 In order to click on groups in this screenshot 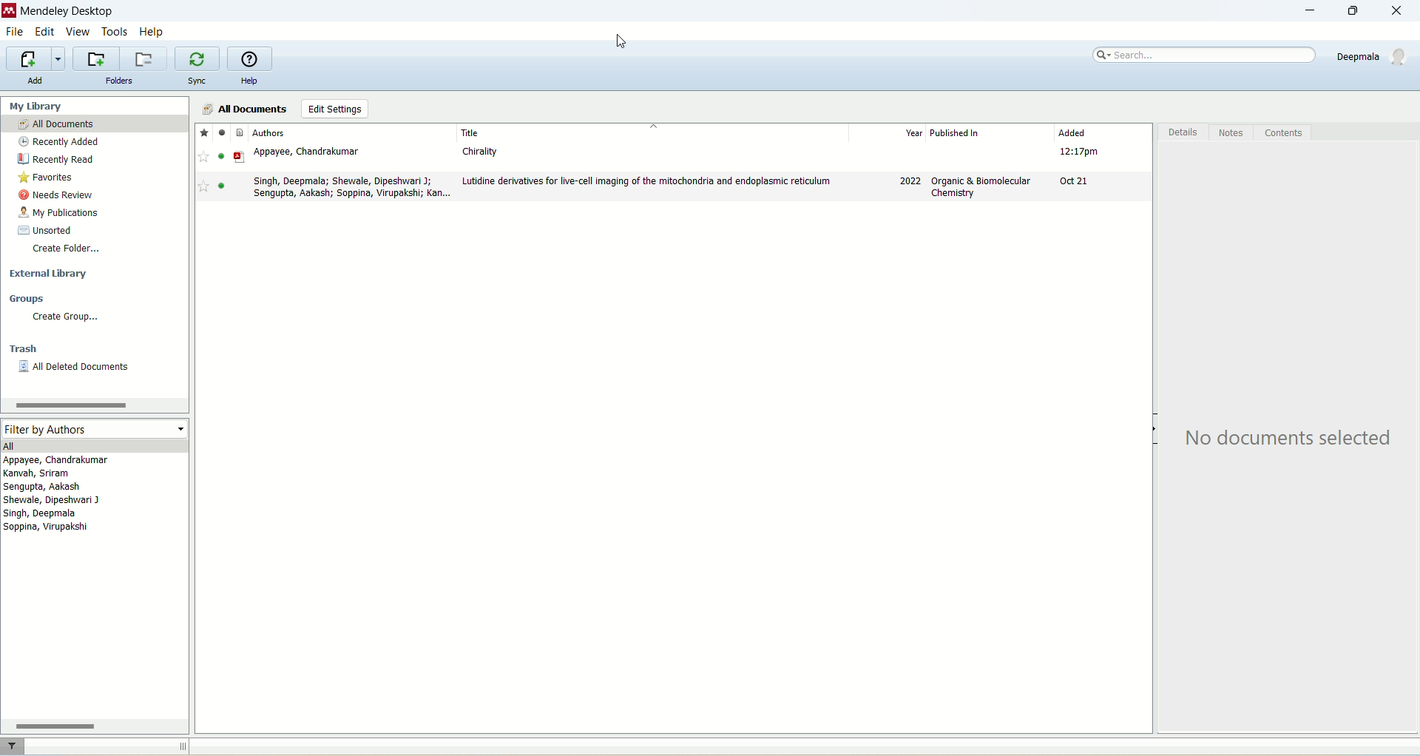, I will do `click(28, 298)`.